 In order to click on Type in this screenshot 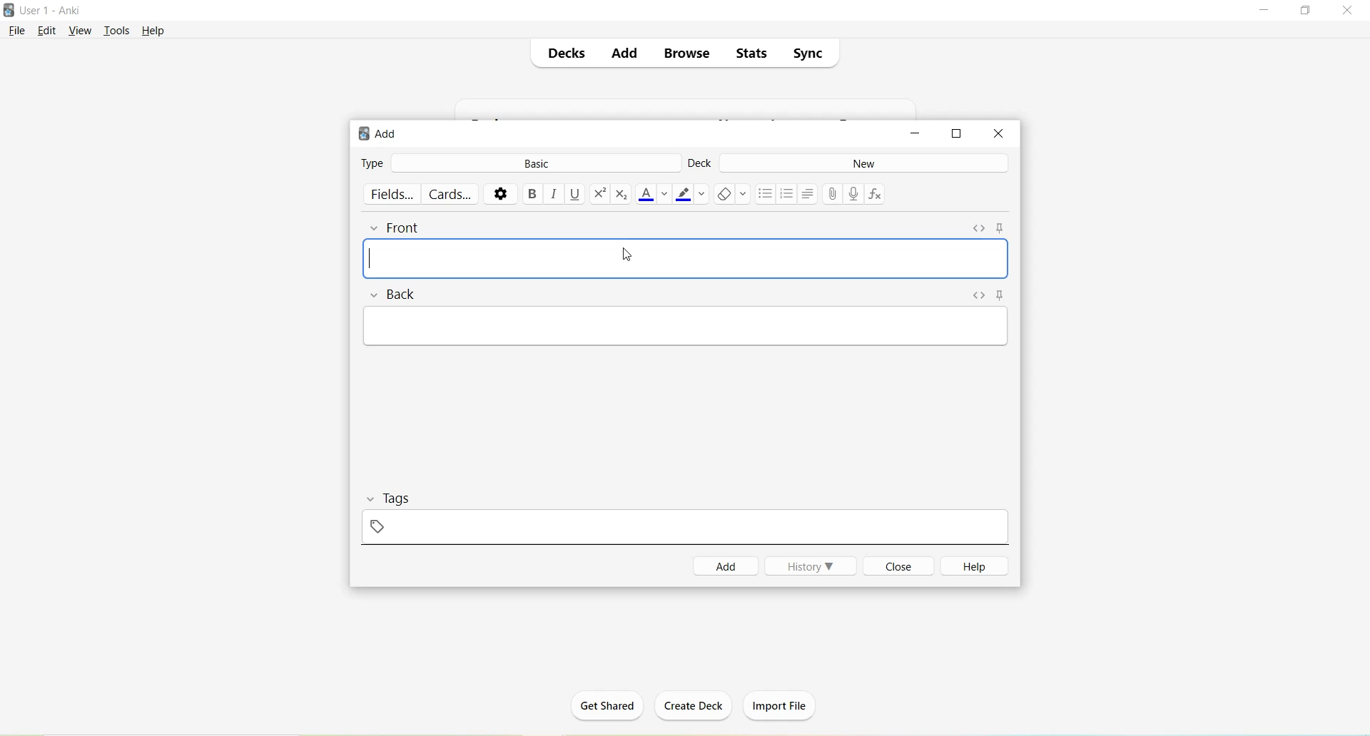, I will do `click(372, 162)`.